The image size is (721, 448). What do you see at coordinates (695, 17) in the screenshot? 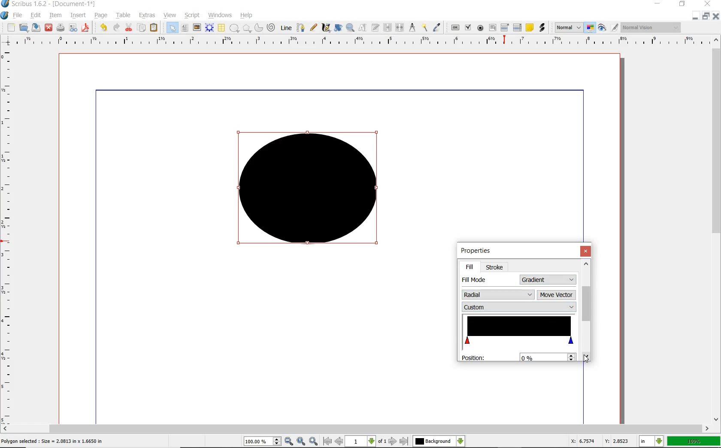
I see `MINIMIZE` at bounding box center [695, 17].